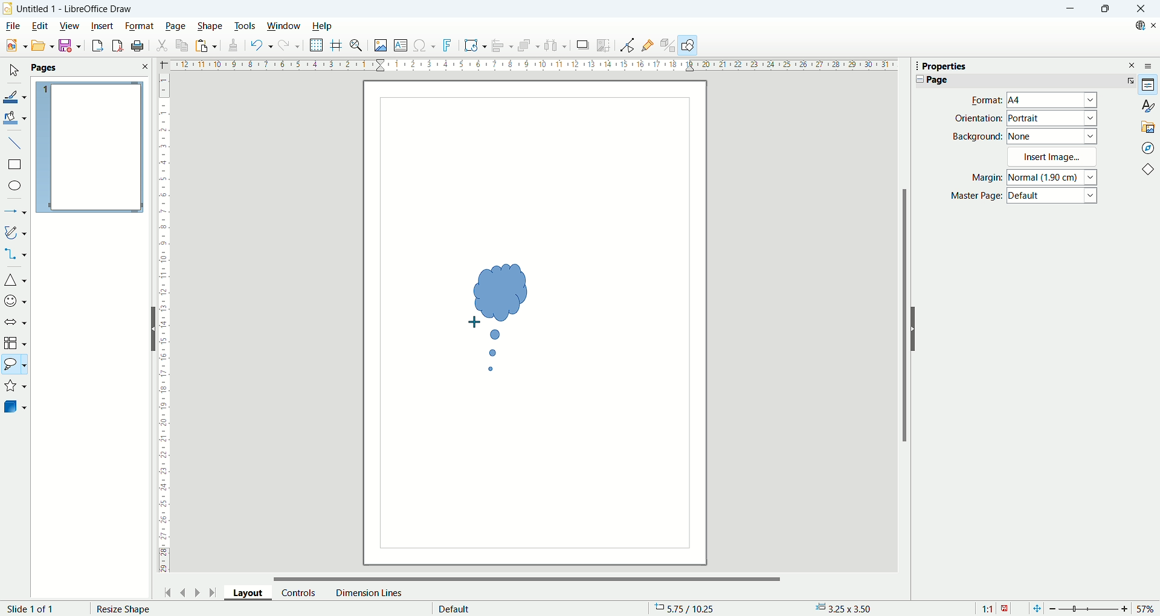 The height and width of the screenshot is (616, 1160). What do you see at coordinates (848, 608) in the screenshot?
I see `dimensions` at bounding box center [848, 608].